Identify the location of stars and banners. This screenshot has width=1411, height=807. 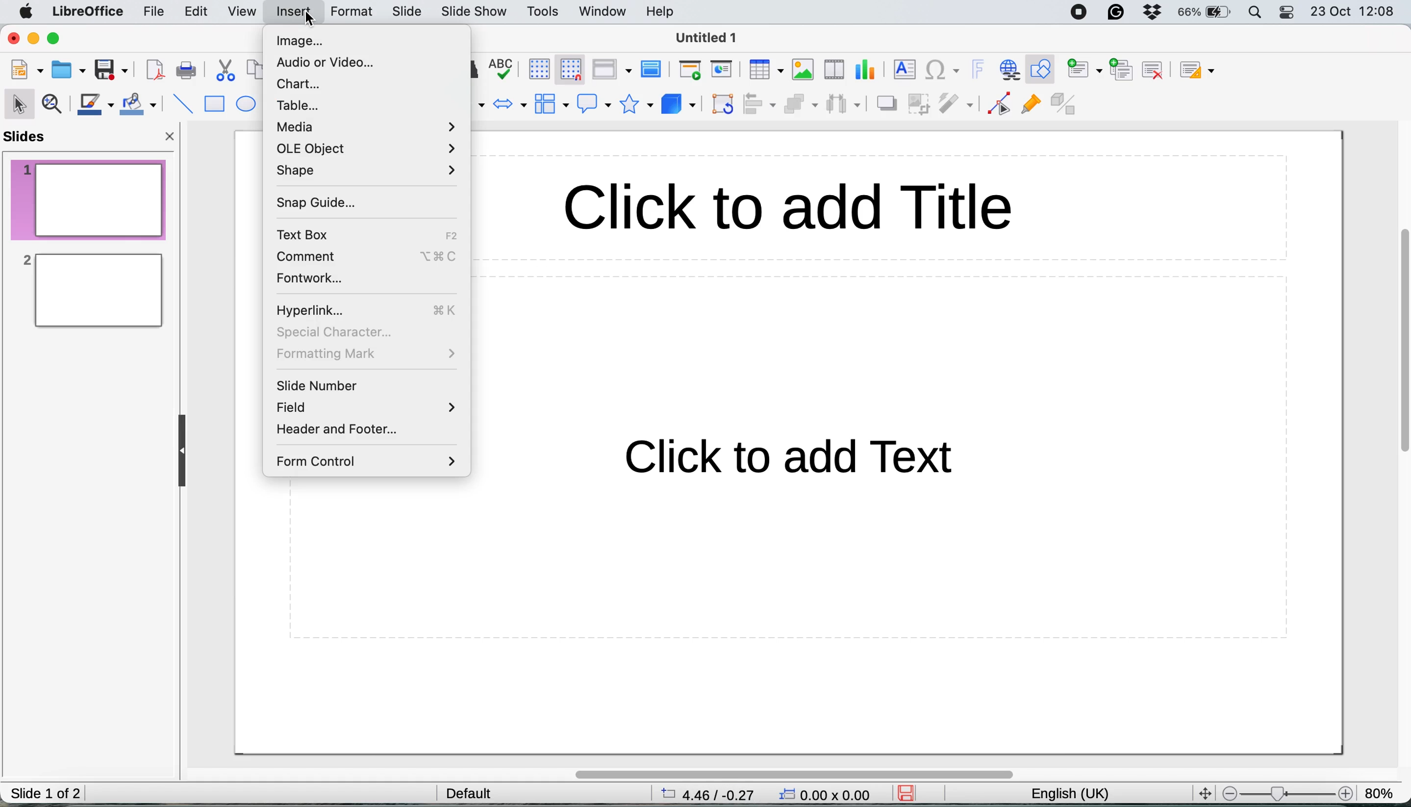
(635, 104).